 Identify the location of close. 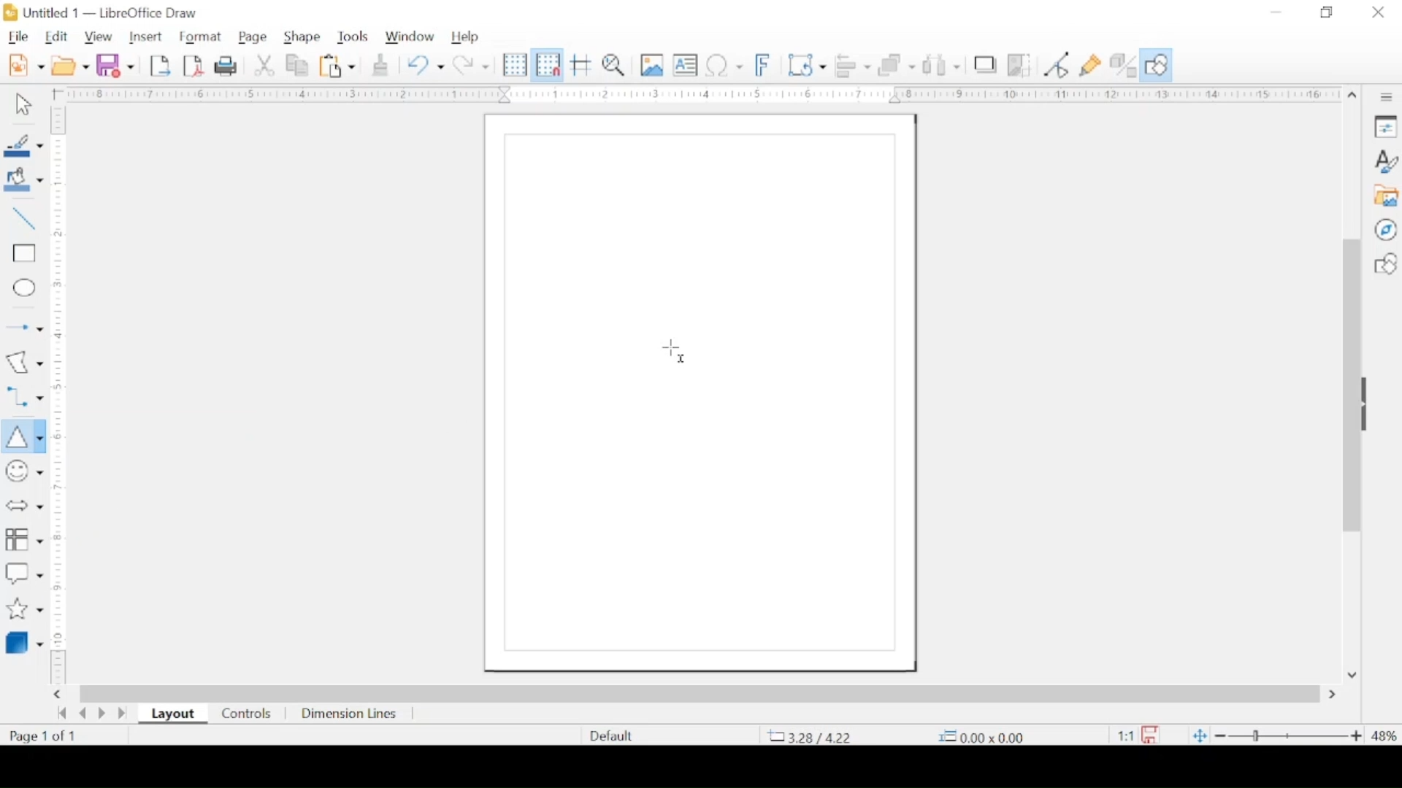
(1379, 12).